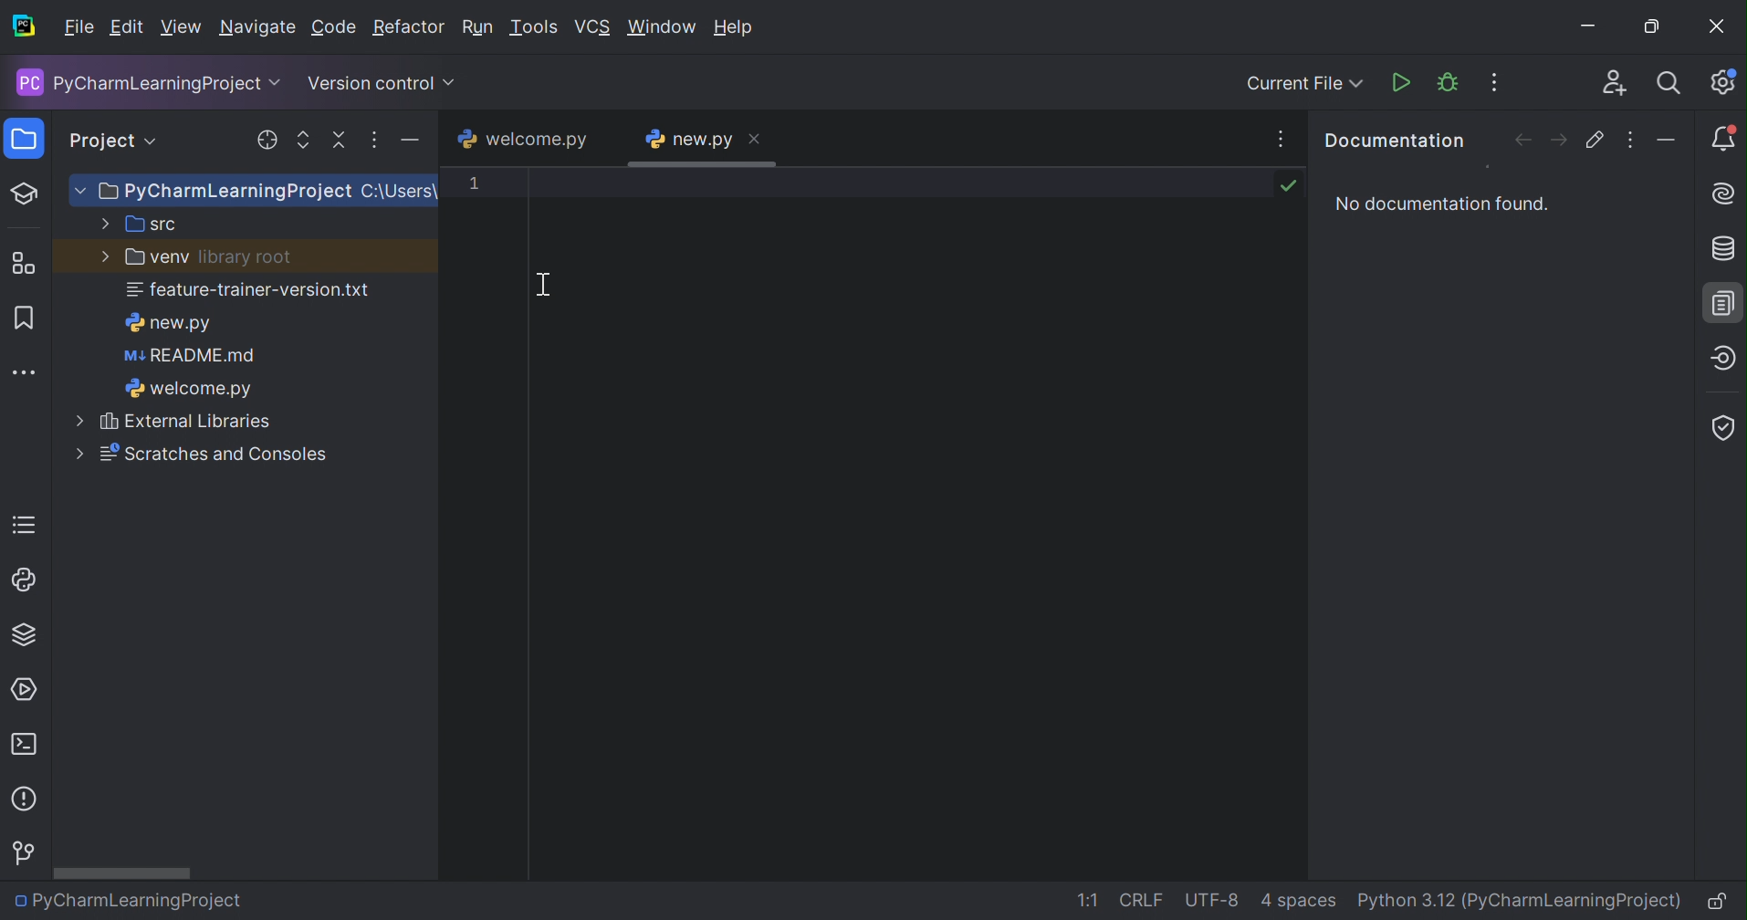  Describe the element at coordinates (1301, 904) in the screenshot. I see `4 spaces` at that location.